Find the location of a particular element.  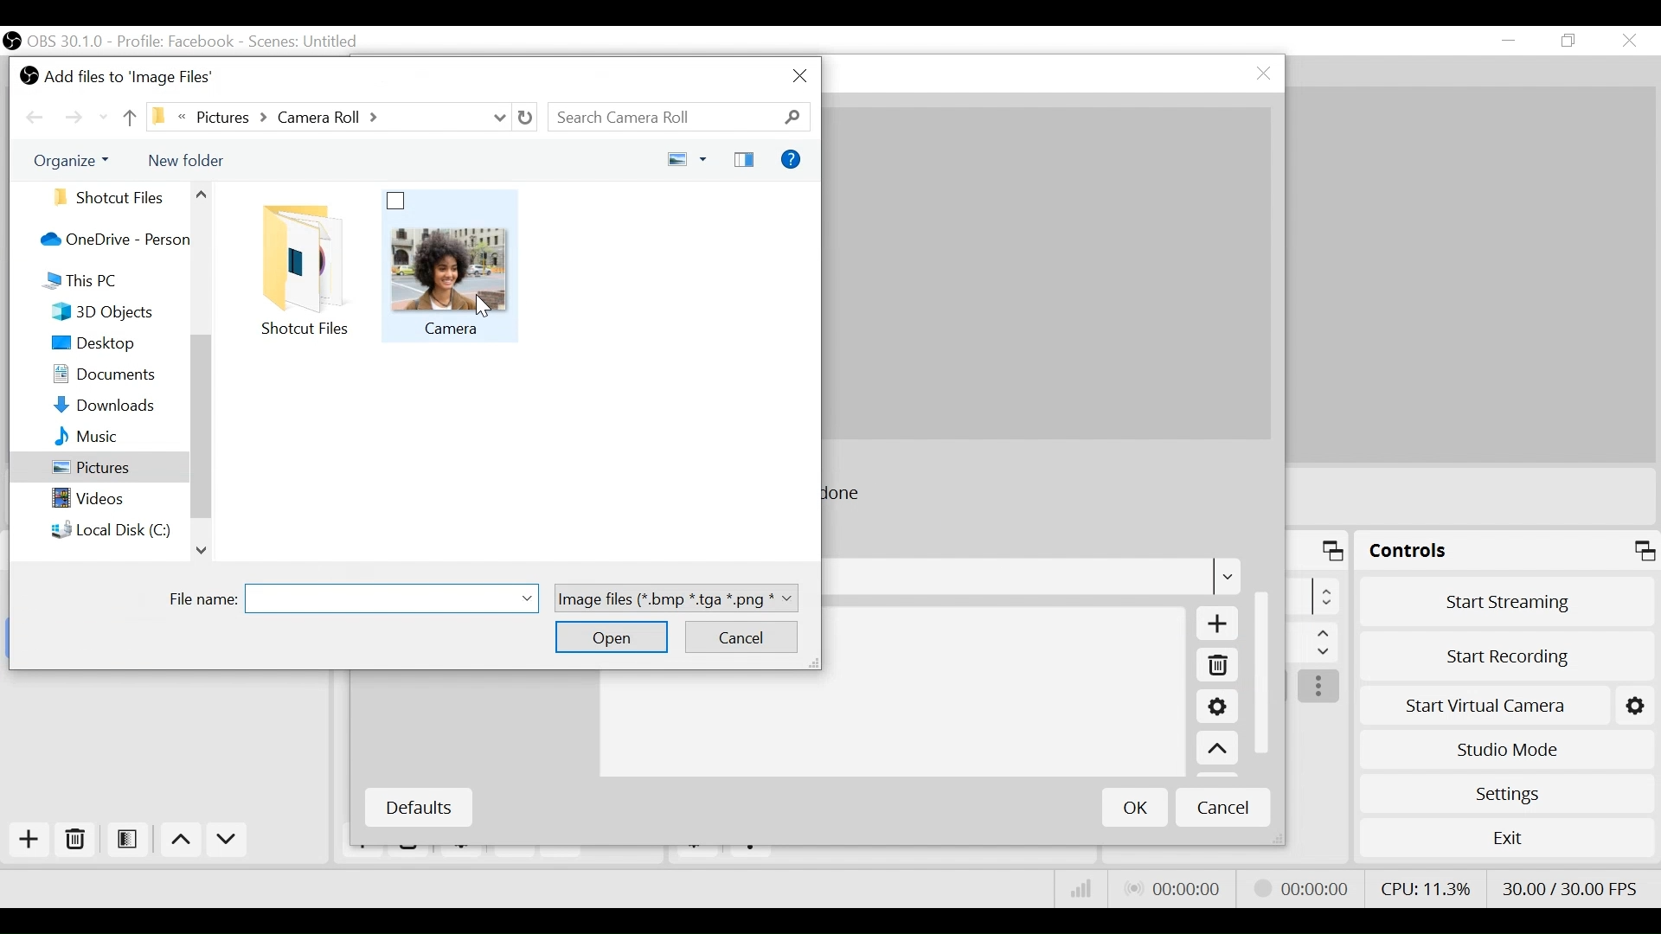

Change preview pane is located at coordinates (747, 157).